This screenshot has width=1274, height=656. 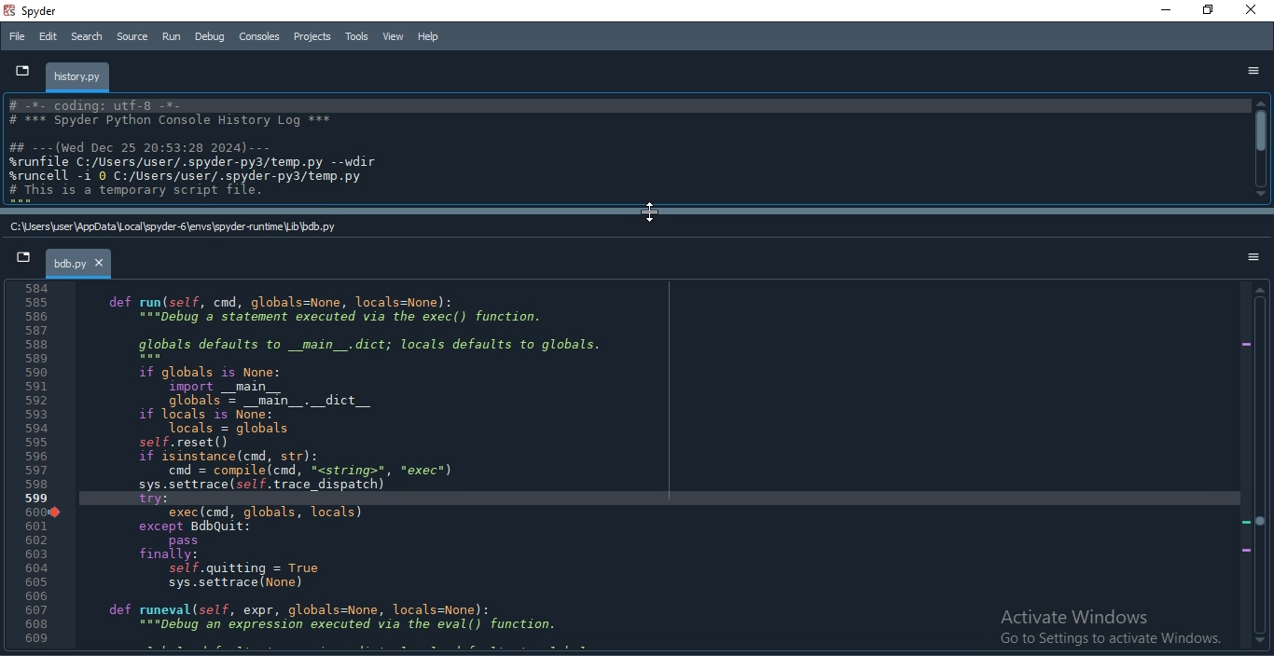 I want to click on code, so click(x=355, y=465).